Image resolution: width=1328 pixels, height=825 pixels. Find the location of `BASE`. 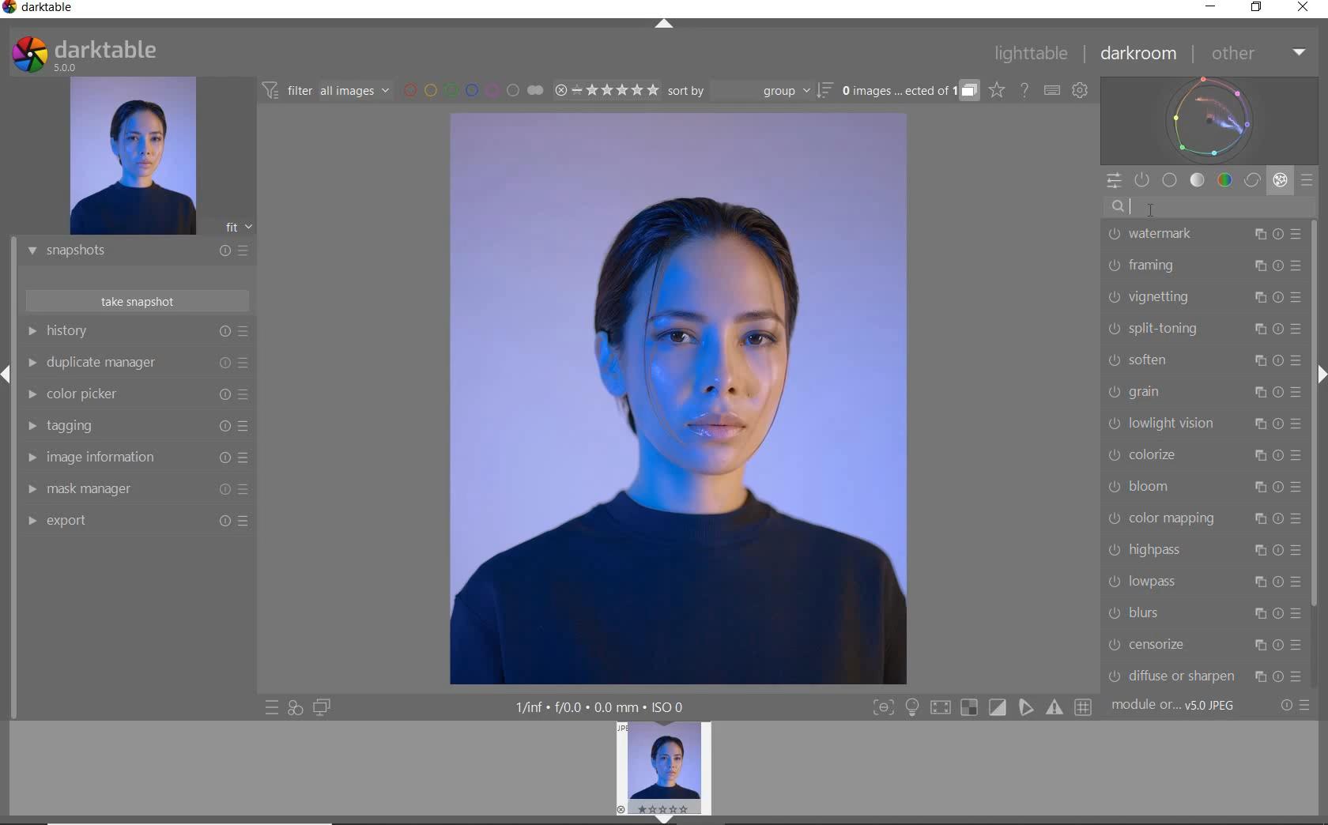

BASE is located at coordinates (1170, 180).